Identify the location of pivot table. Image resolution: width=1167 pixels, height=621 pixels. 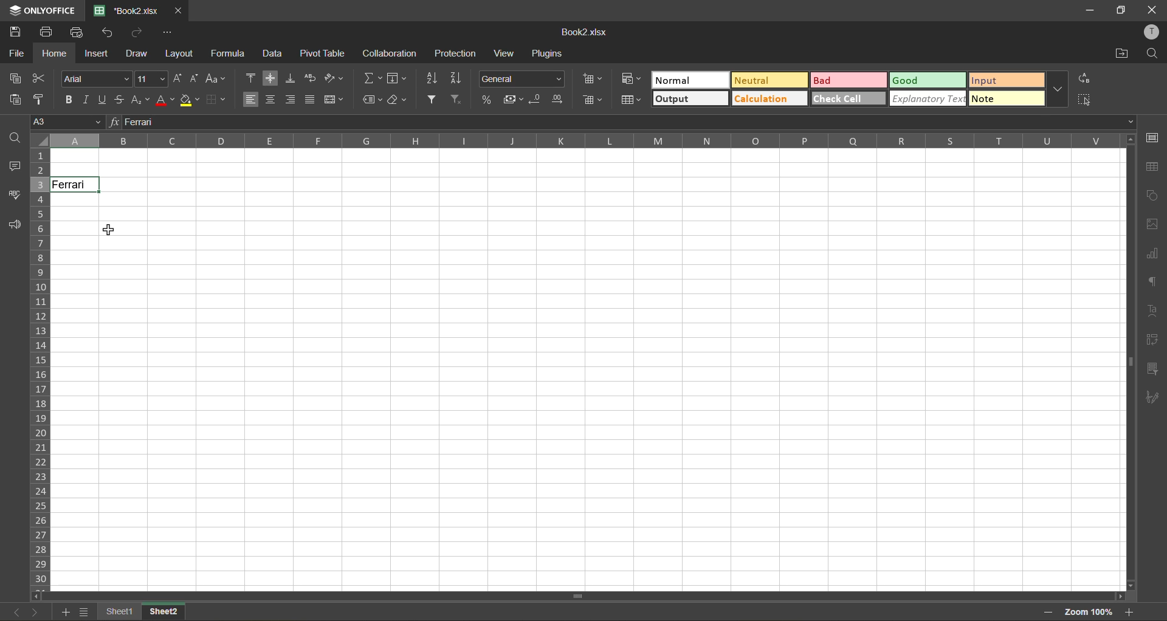
(1152, 340).